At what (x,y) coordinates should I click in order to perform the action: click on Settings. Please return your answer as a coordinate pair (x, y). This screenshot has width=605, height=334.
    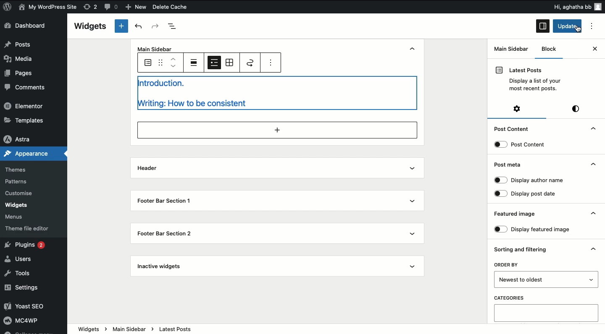
    Looking at the image, I should click on (520, 109).